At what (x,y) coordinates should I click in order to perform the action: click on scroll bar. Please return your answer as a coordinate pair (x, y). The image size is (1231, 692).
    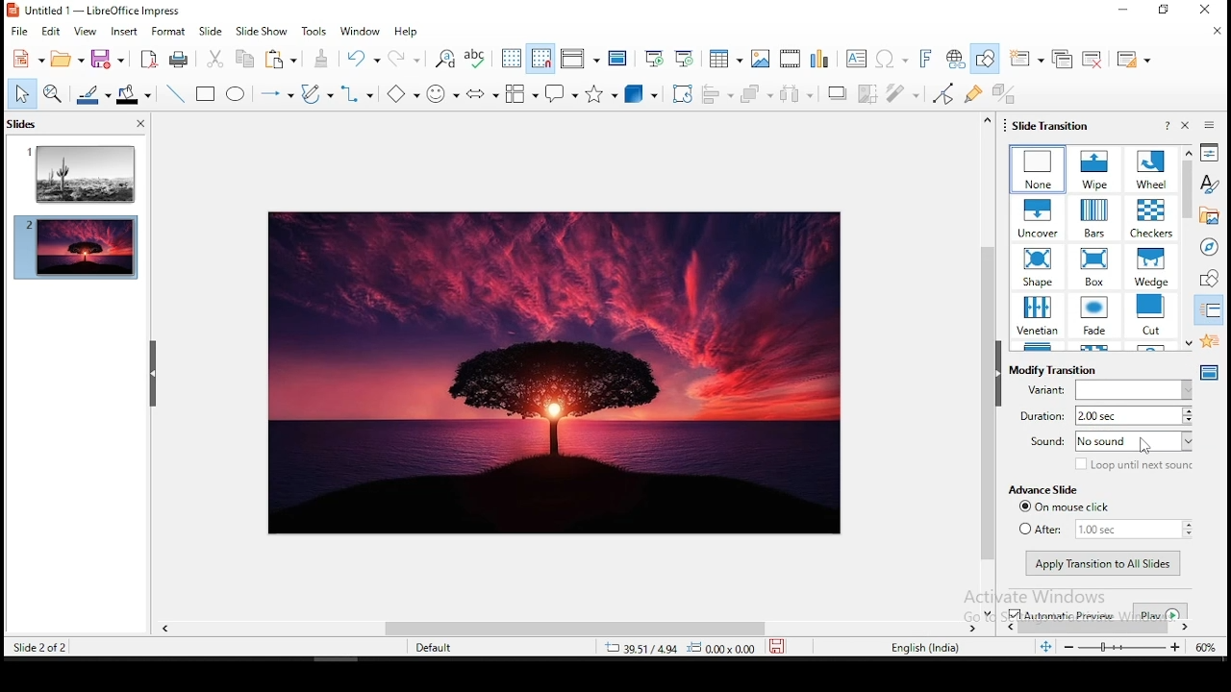
    Looking at the image, I should click on (1190, 245).